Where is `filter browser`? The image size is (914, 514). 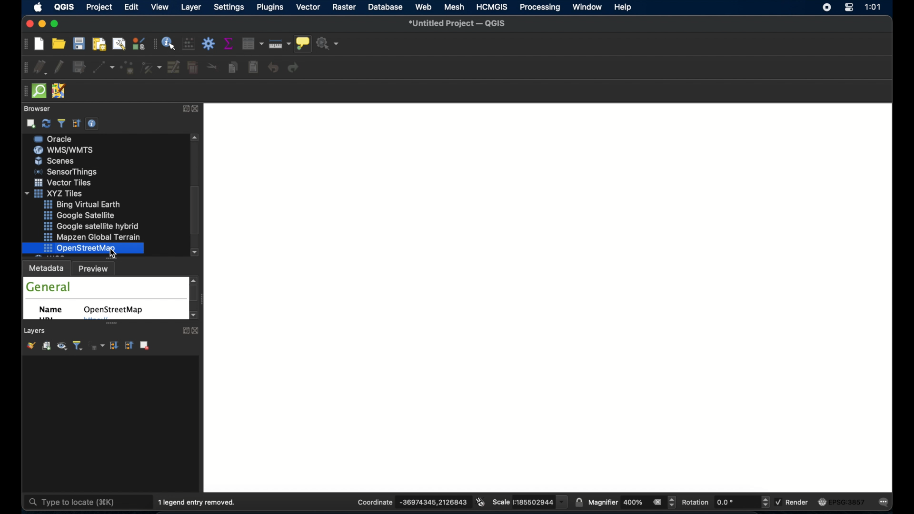
filter browser is located at coordinates (60, 123).